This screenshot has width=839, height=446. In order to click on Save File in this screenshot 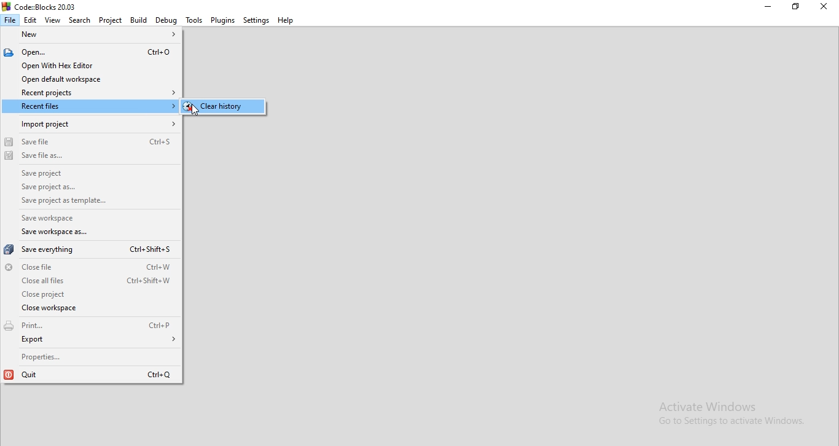, I will do `click(92, 141)`.